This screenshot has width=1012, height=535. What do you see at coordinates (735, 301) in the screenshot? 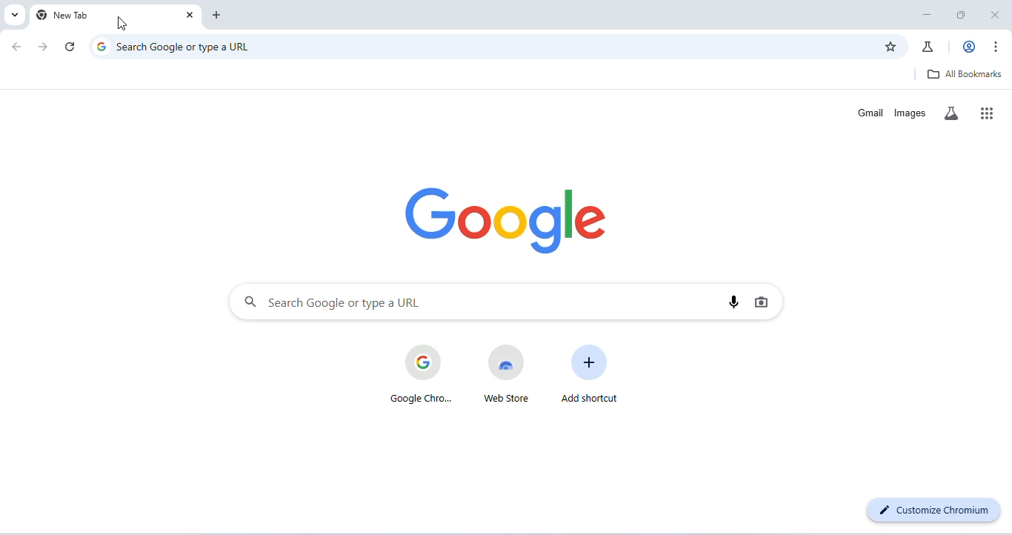
I see `voice search` at bounding box center [735, 301].